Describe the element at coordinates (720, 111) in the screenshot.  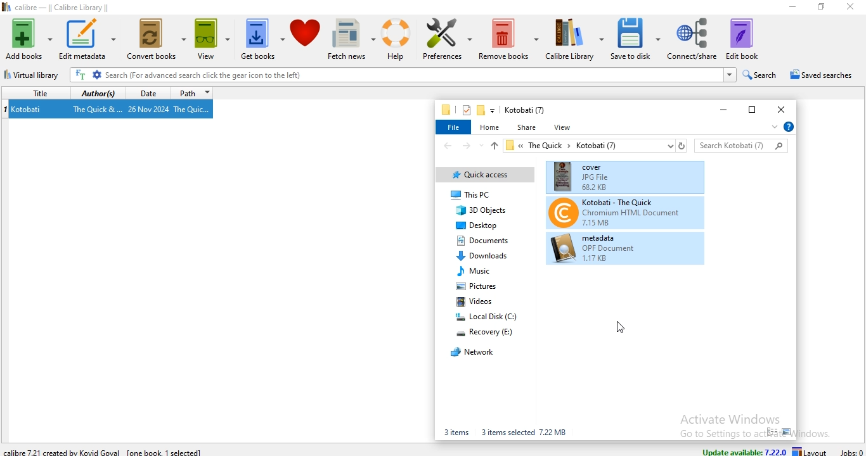
I see `minimise` at that location.